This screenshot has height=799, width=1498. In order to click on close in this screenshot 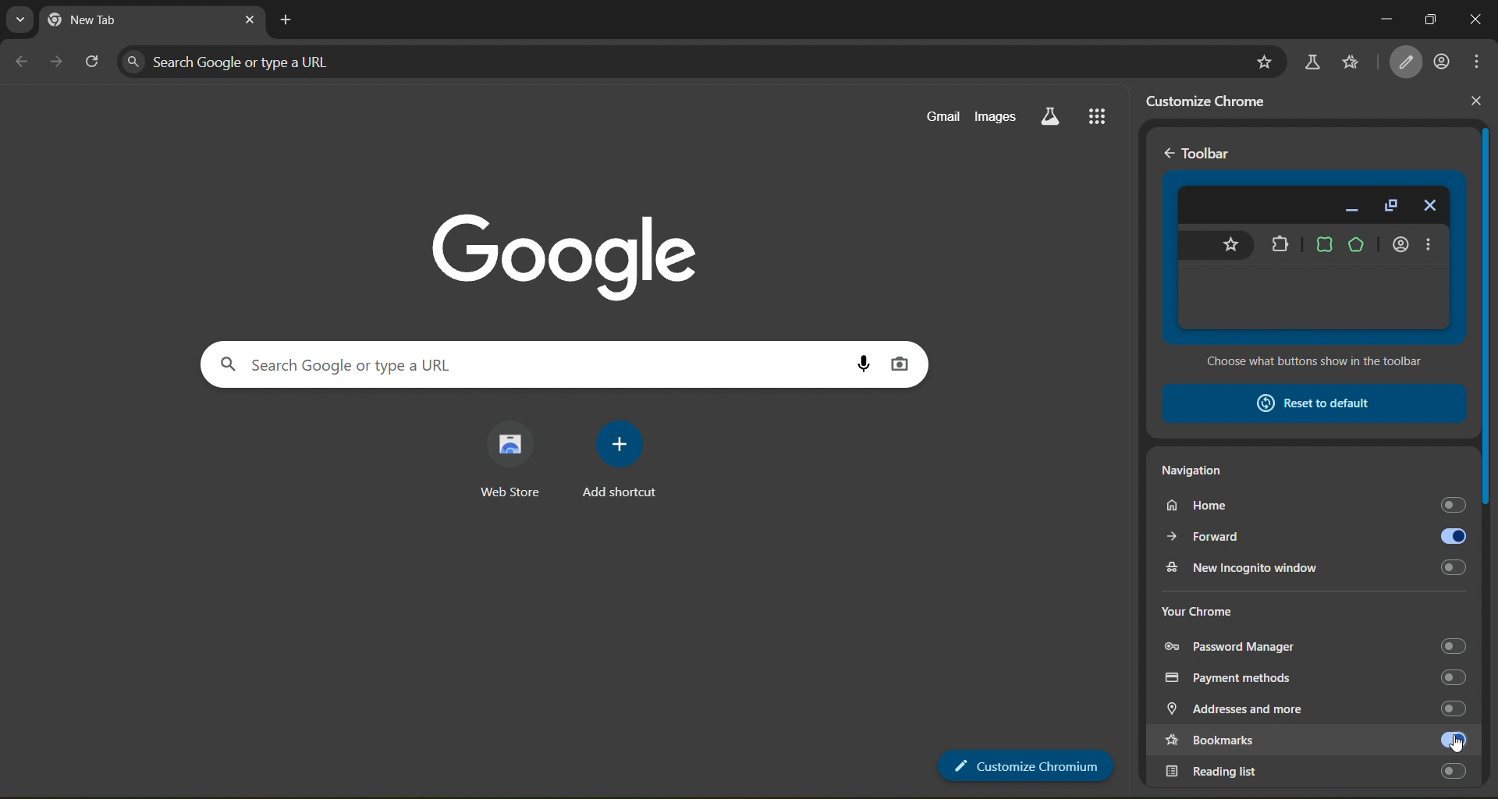, I will do `click(1477, 20)`.